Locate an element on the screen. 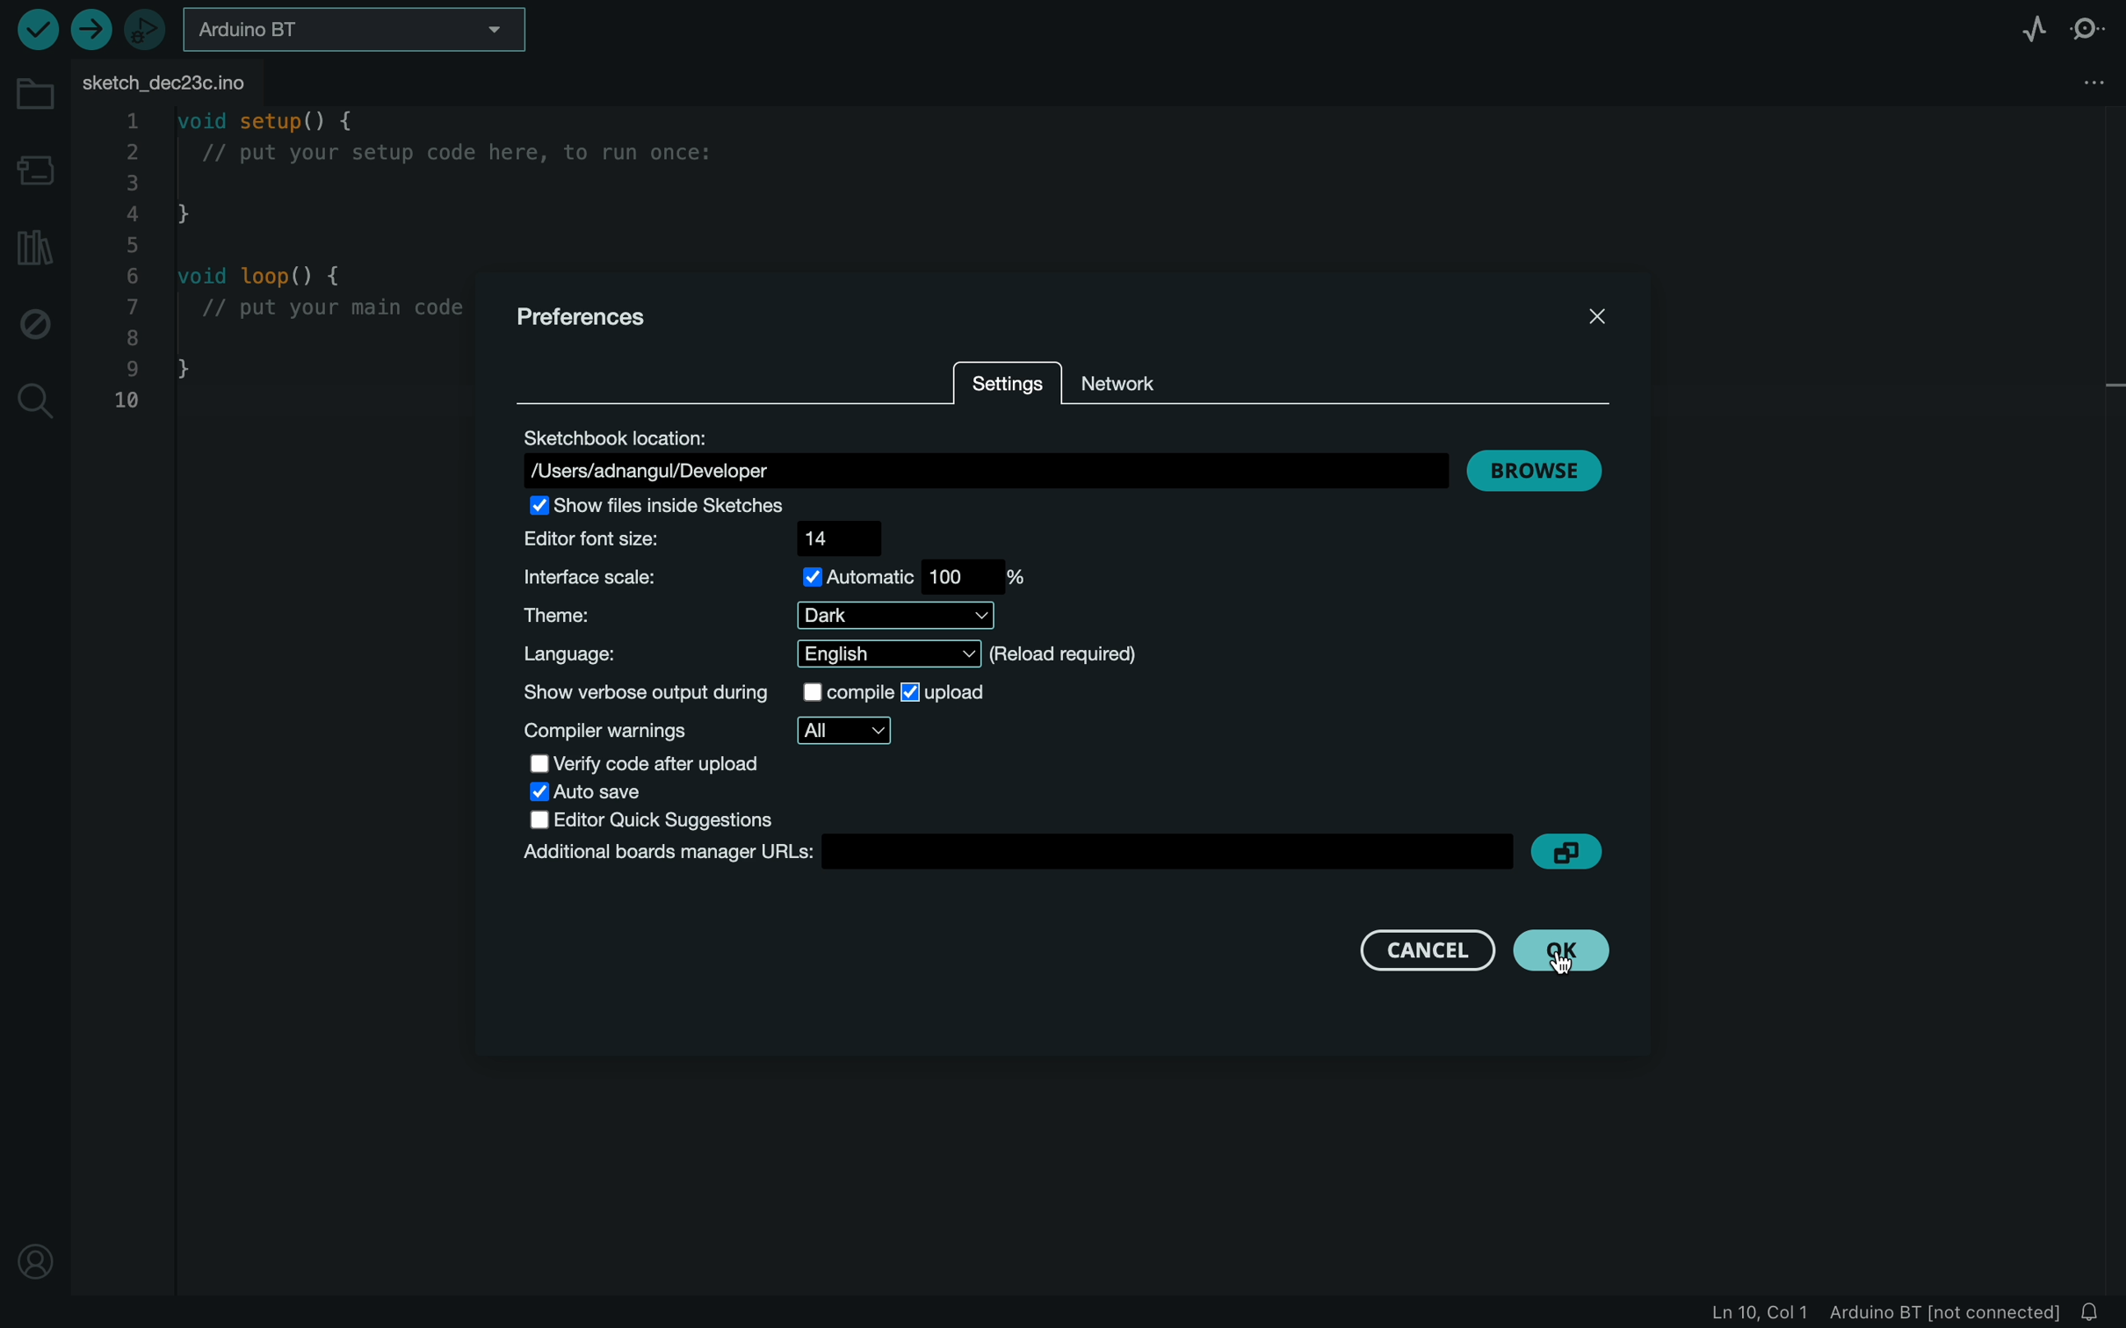  board manager is located at coordinates (1003, 852).